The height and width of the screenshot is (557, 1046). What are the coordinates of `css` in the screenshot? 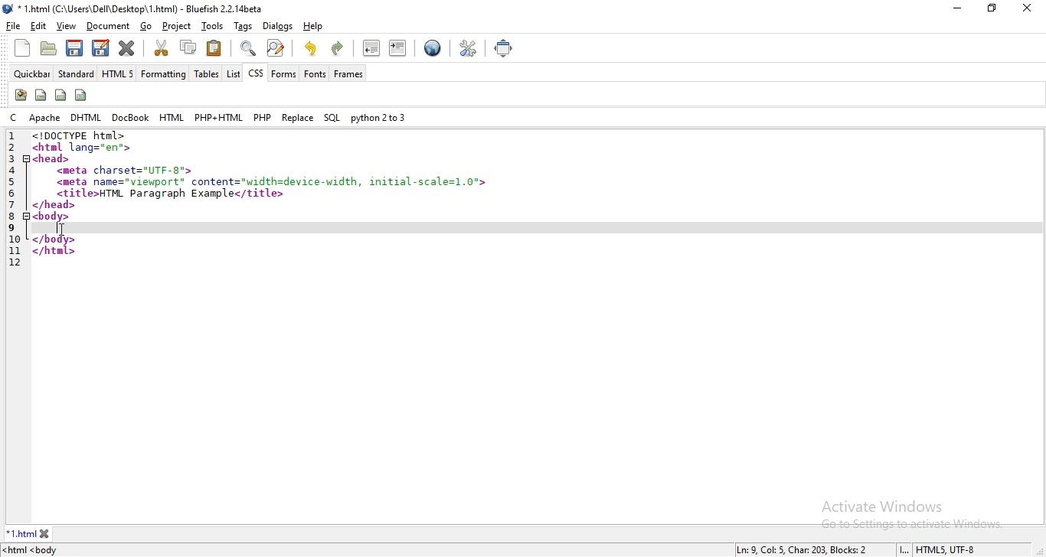 It's located at (256, 73).